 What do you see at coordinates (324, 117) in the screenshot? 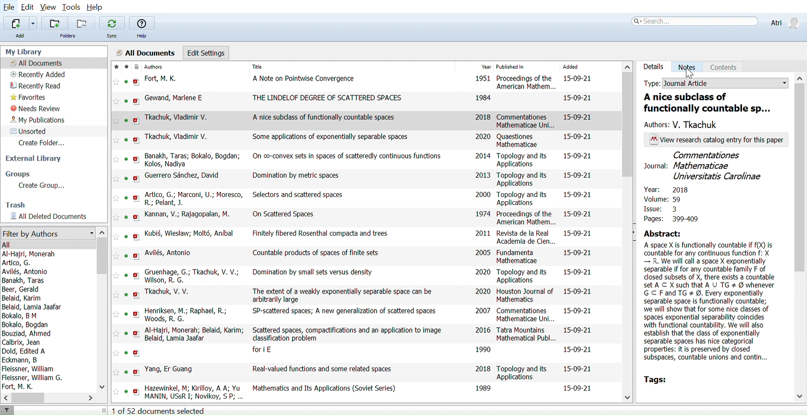
I see `A nice subclass of functionally countable spaces` at bounding box center [324, 117].